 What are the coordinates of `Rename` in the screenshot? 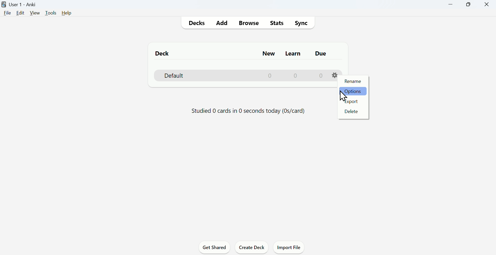 It's located at (354, 81).